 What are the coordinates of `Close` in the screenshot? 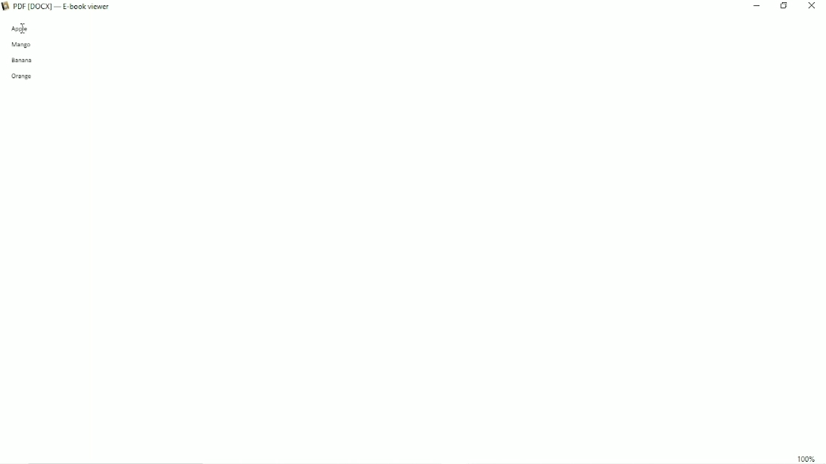 It's located at (812, 7).